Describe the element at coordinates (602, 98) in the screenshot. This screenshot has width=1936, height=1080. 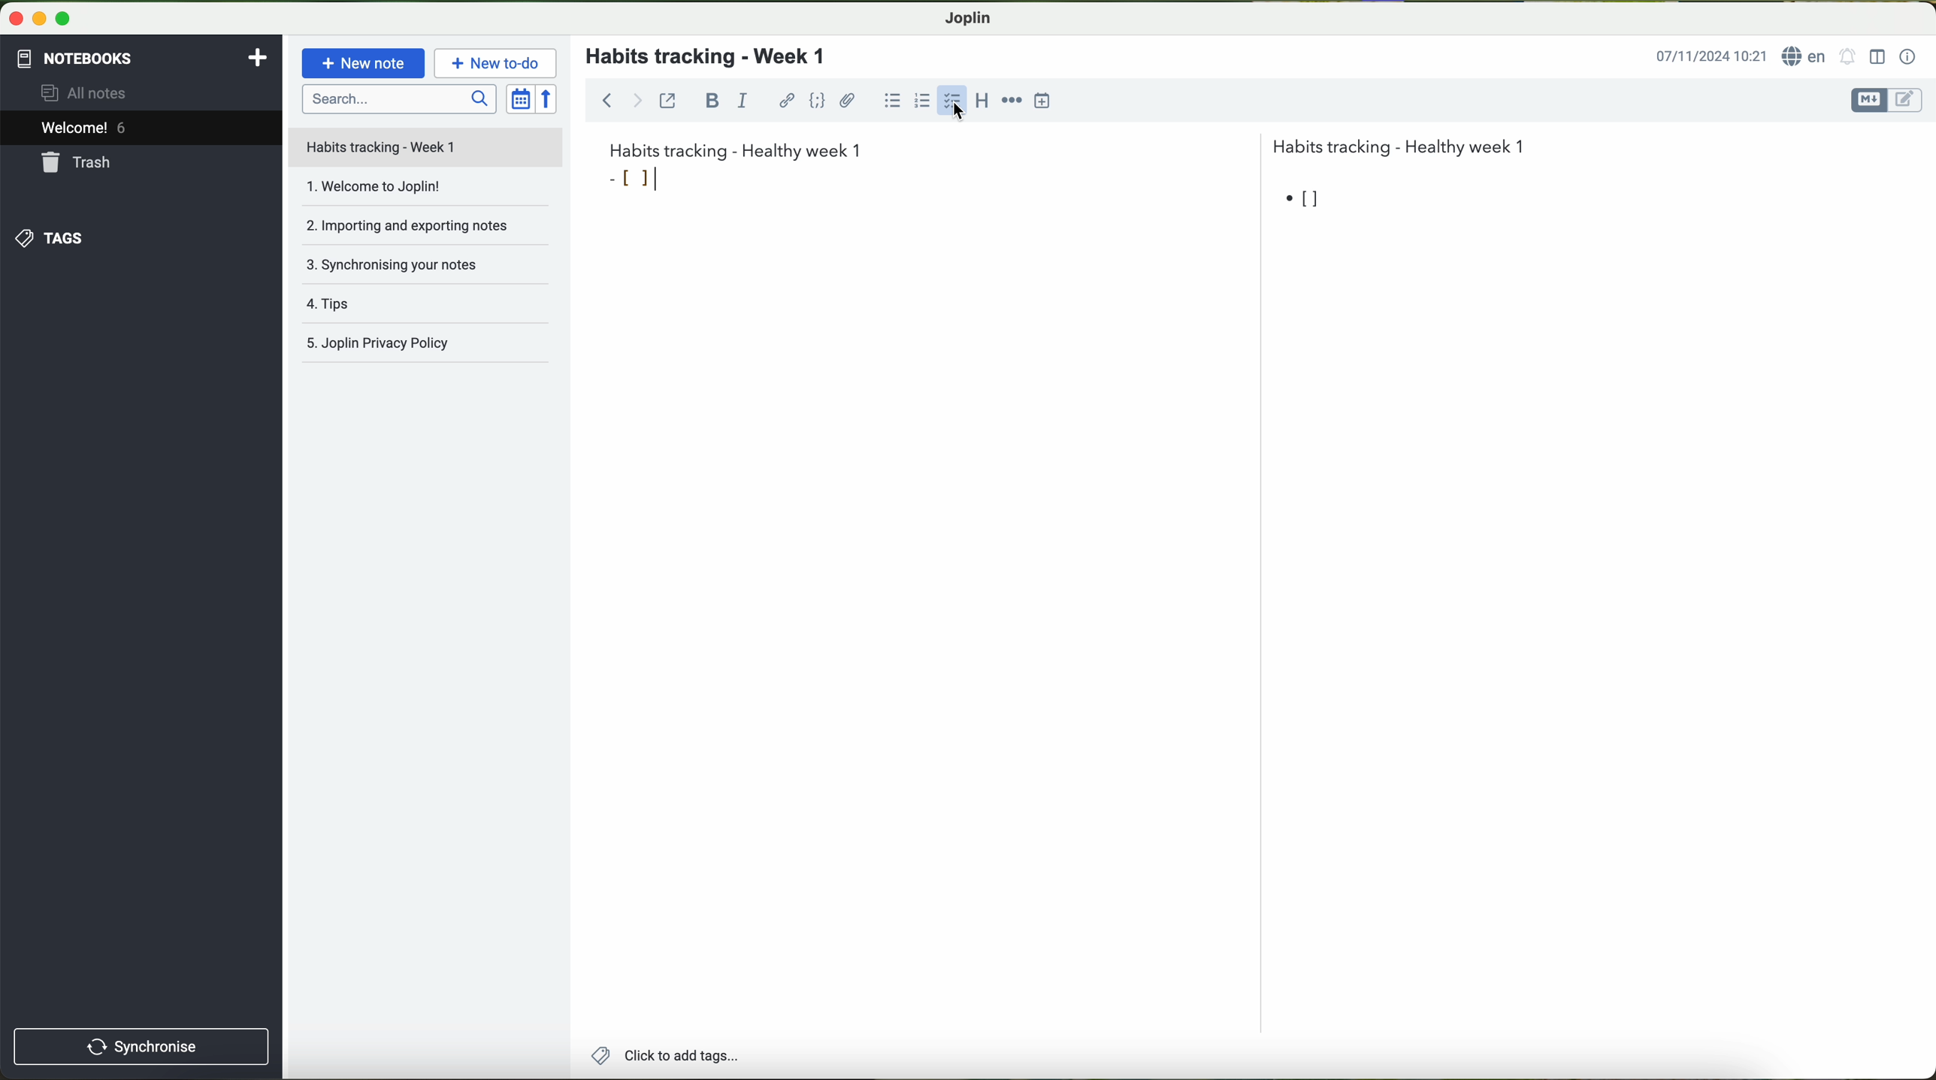
I see `back` at that location.